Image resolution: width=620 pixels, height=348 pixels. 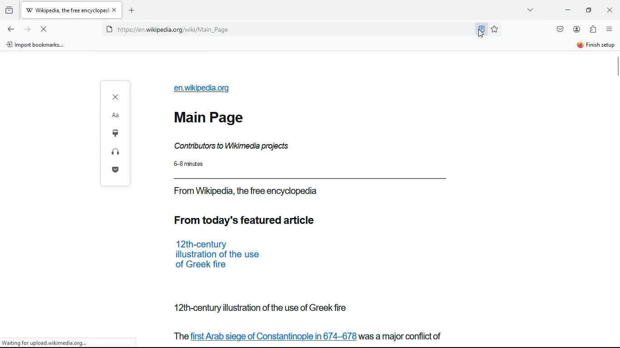 What do you see at coordinates (592, 29) in the screenshot?
I see `extensions` at bounding box center [592, 29].